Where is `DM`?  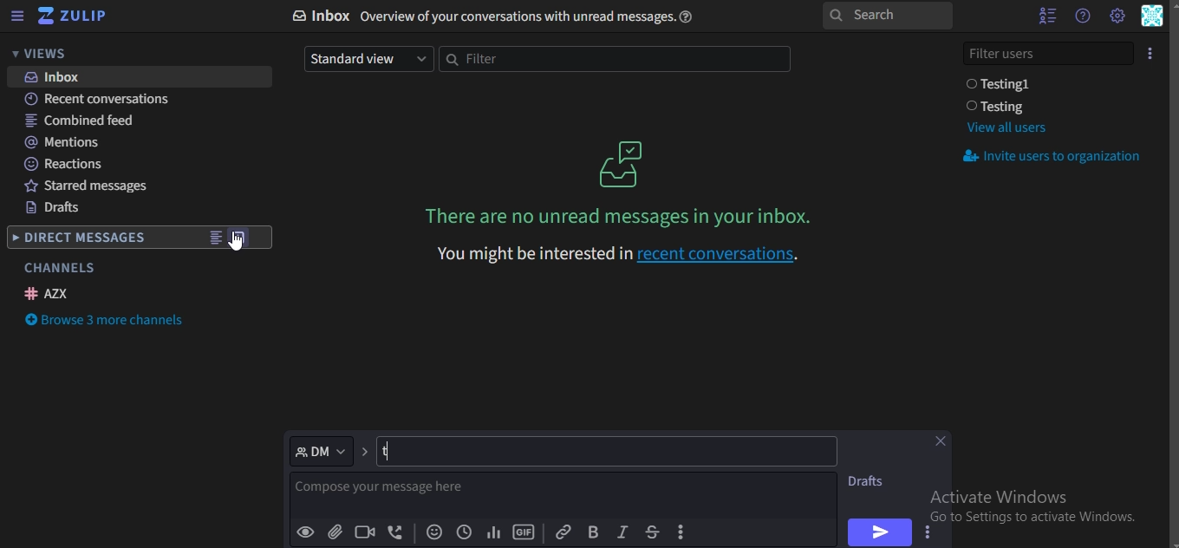
DM is located at coordinates (322, 450).